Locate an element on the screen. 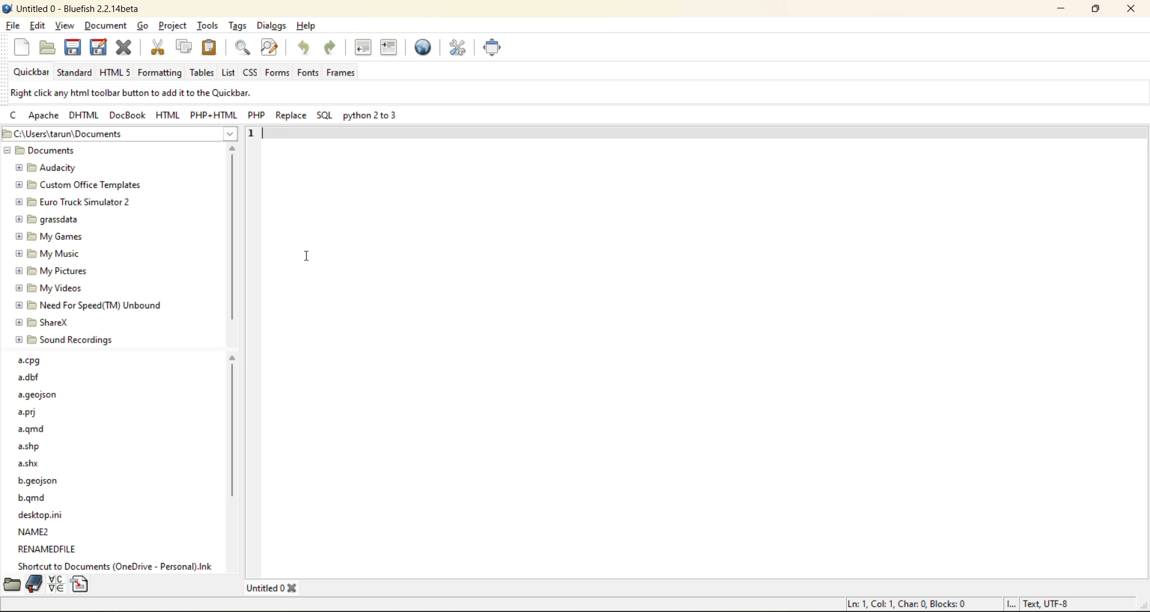 Image resolution: width=1150 pixels, height=612 pixels. php is located at coordinates (258, 114).